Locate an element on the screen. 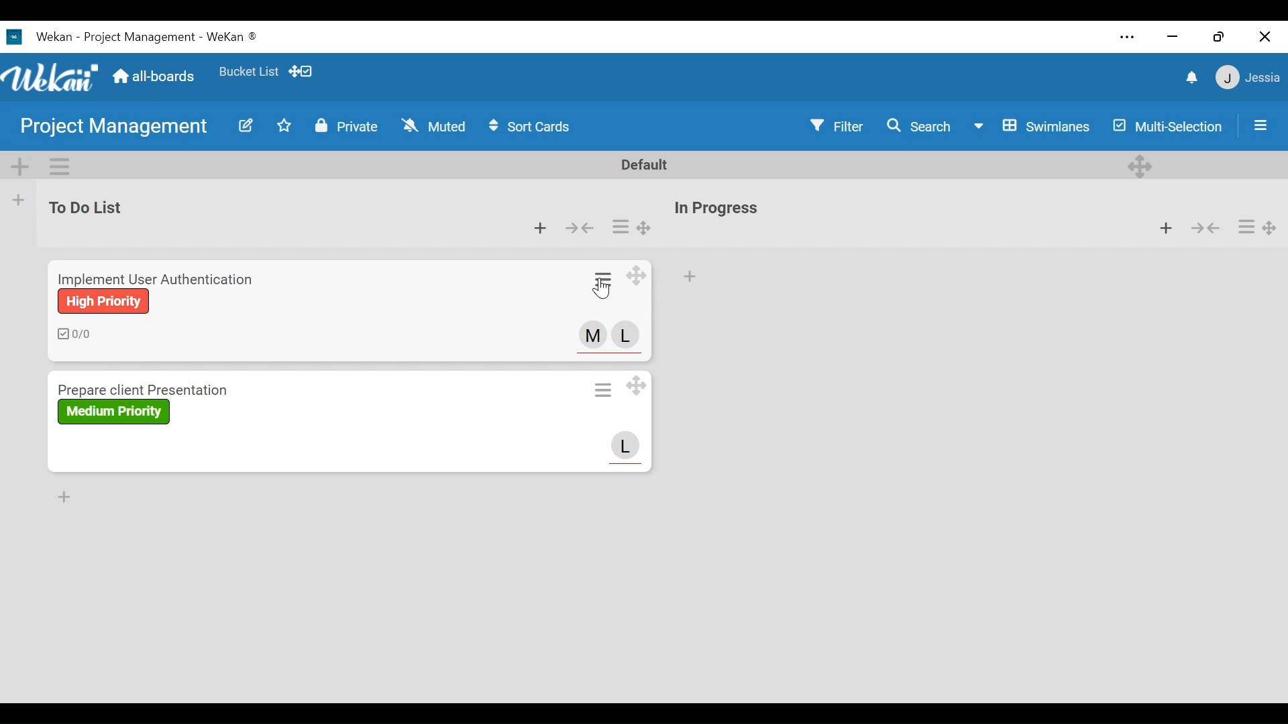 Image resolution: width=1288 pixels, height=724 pixels. Add card to the top of the list is located at coordinates (542, 229).